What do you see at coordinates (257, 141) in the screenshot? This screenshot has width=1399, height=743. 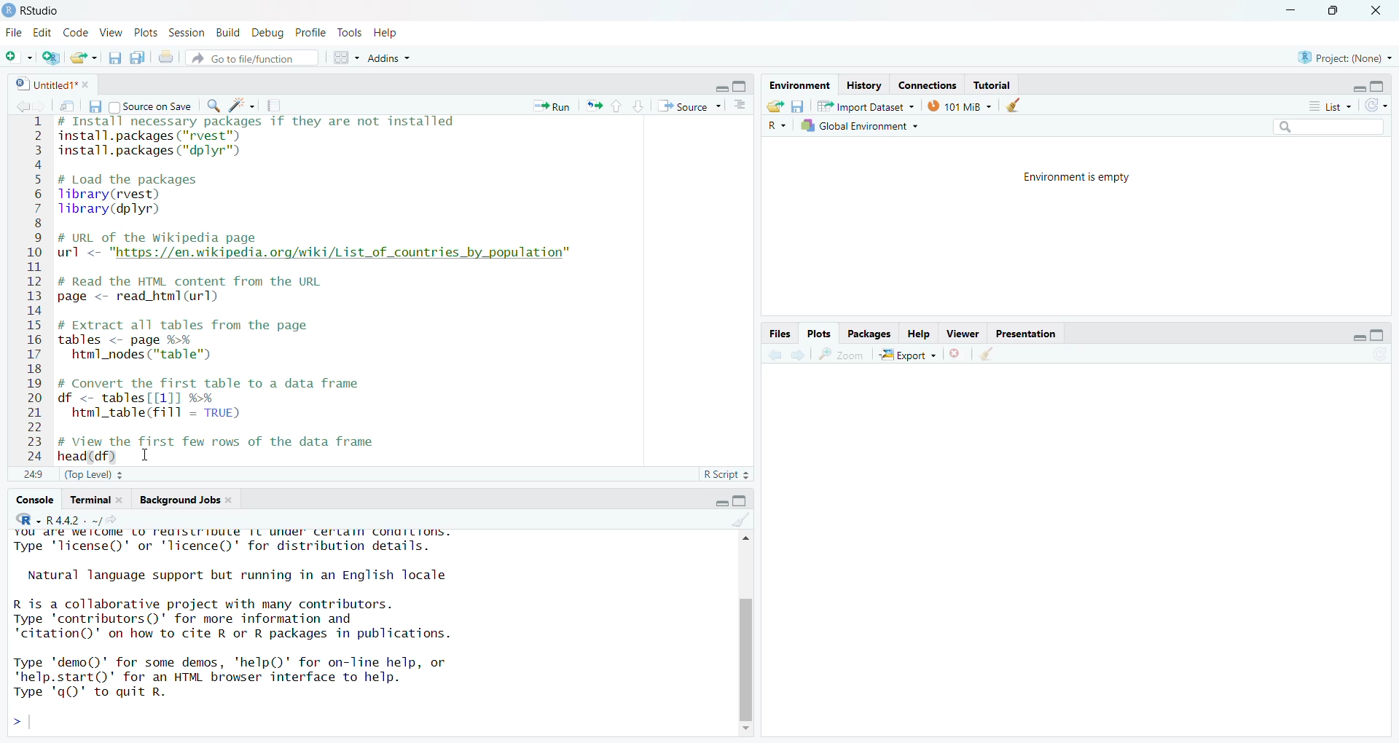 I see ` install necessary packages if they are not installed install.packages ("rvest") install.packages ("dplyr")` at bounding box center [257, 141].